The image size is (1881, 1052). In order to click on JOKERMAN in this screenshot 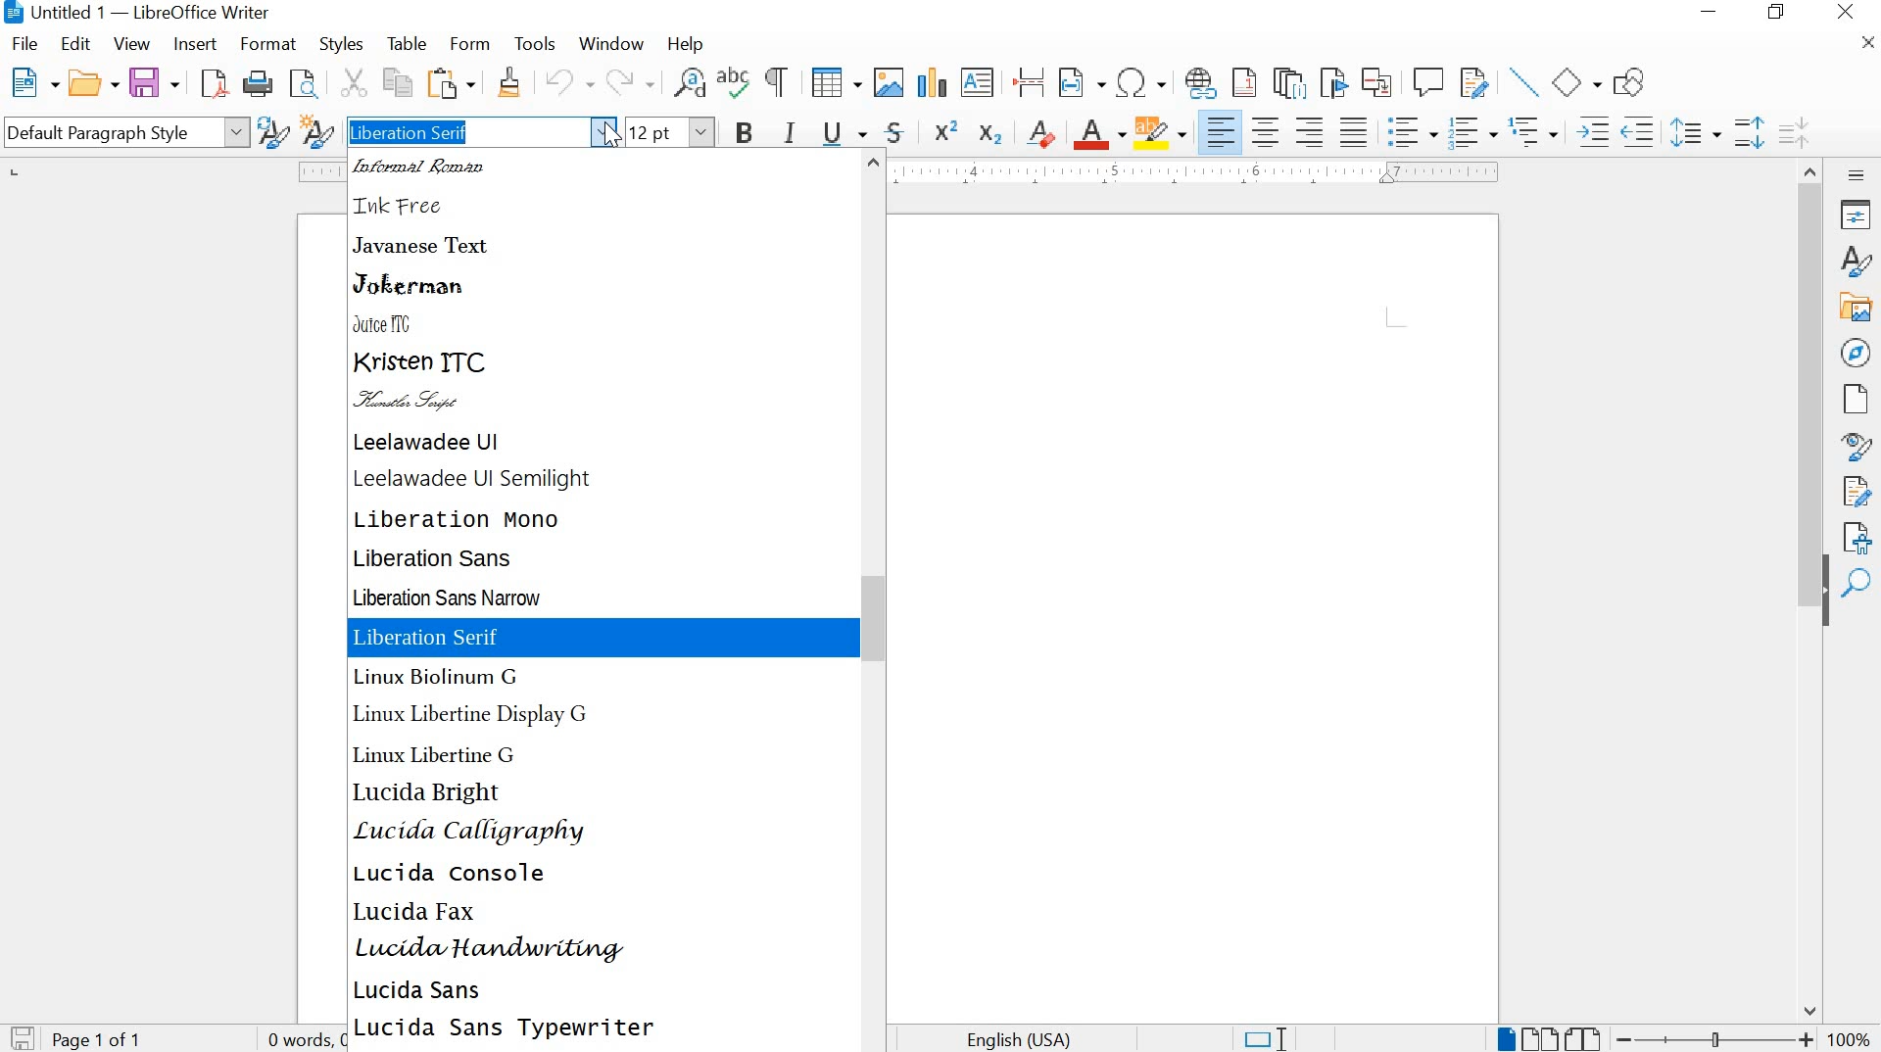, I will do `click(410, 284)`.